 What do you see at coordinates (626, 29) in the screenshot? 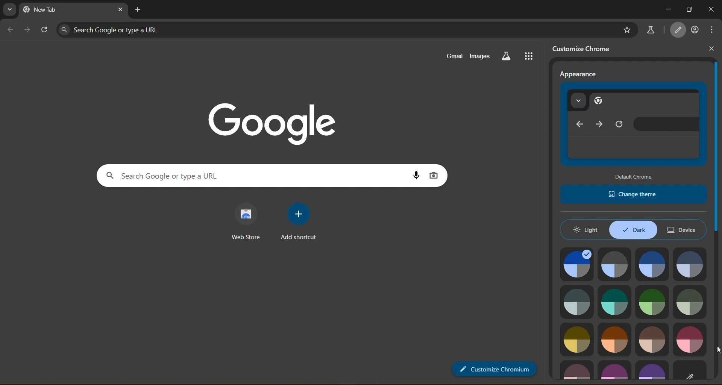
I see `bookmark page` at bounding box center [626, 29].